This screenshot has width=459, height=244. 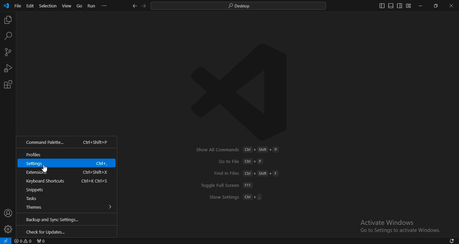 What do you see at coordinates (247, 173) in the screenshot?
I see `text` at bounding box center [247, 173].